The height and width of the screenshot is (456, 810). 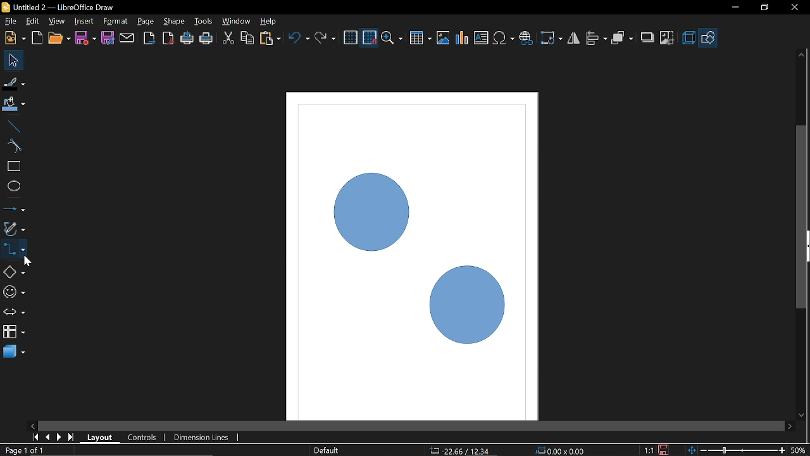 I want to click on Attach, so click(x=127, y=37).